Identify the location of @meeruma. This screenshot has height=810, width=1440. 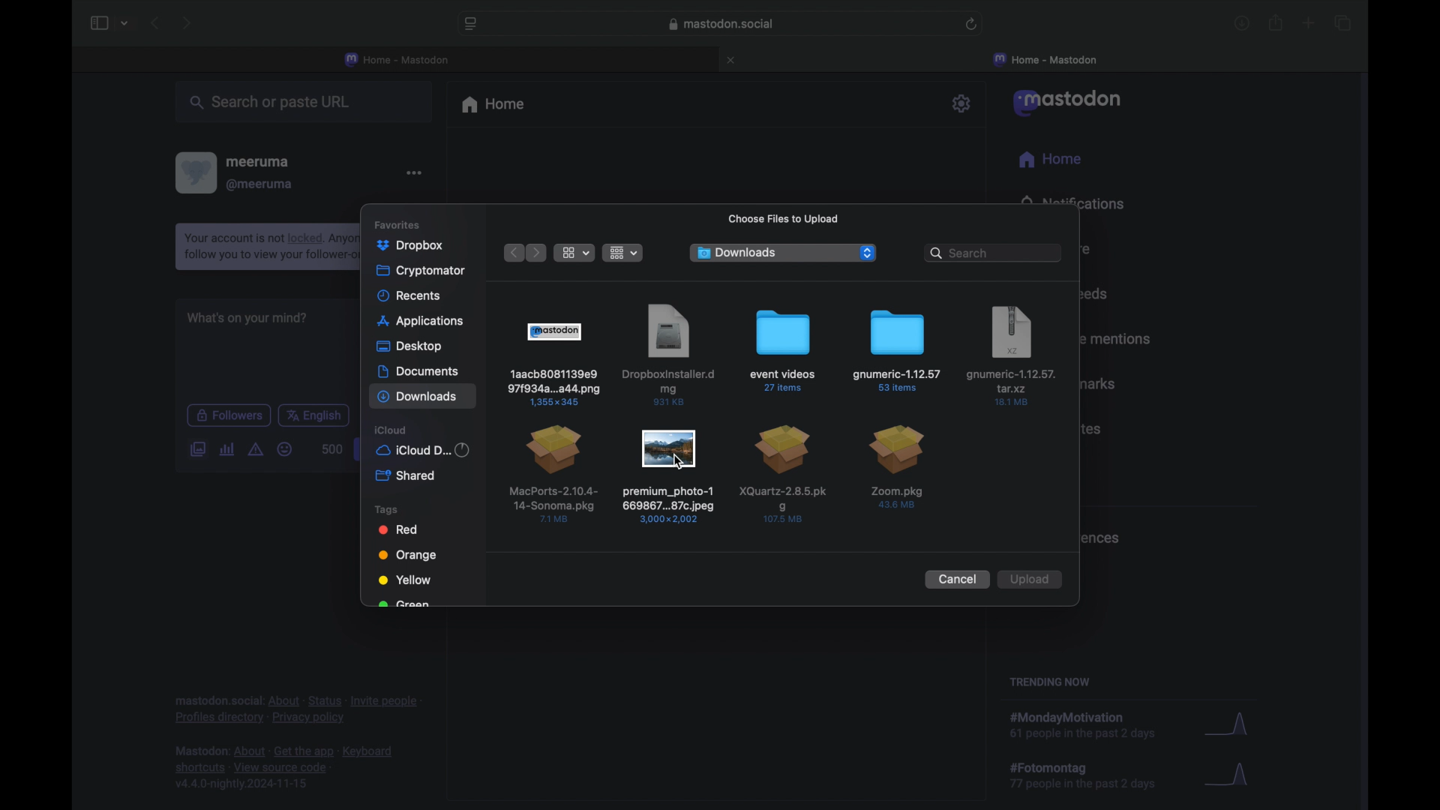
(261, 184).